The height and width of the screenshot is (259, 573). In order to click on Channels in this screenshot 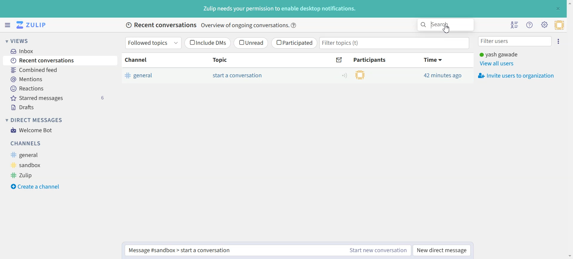, I will do `click(53, 144)`.